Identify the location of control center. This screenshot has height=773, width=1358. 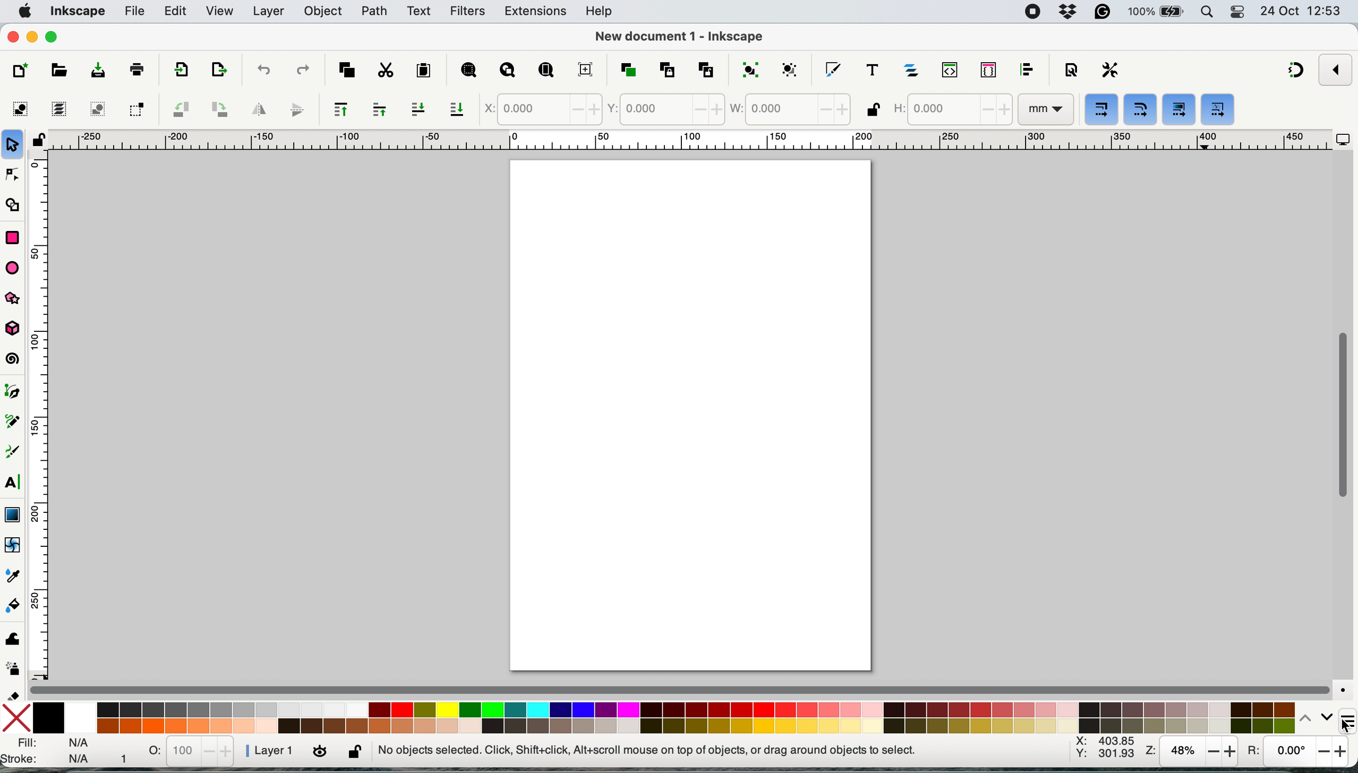
(1238, 12).